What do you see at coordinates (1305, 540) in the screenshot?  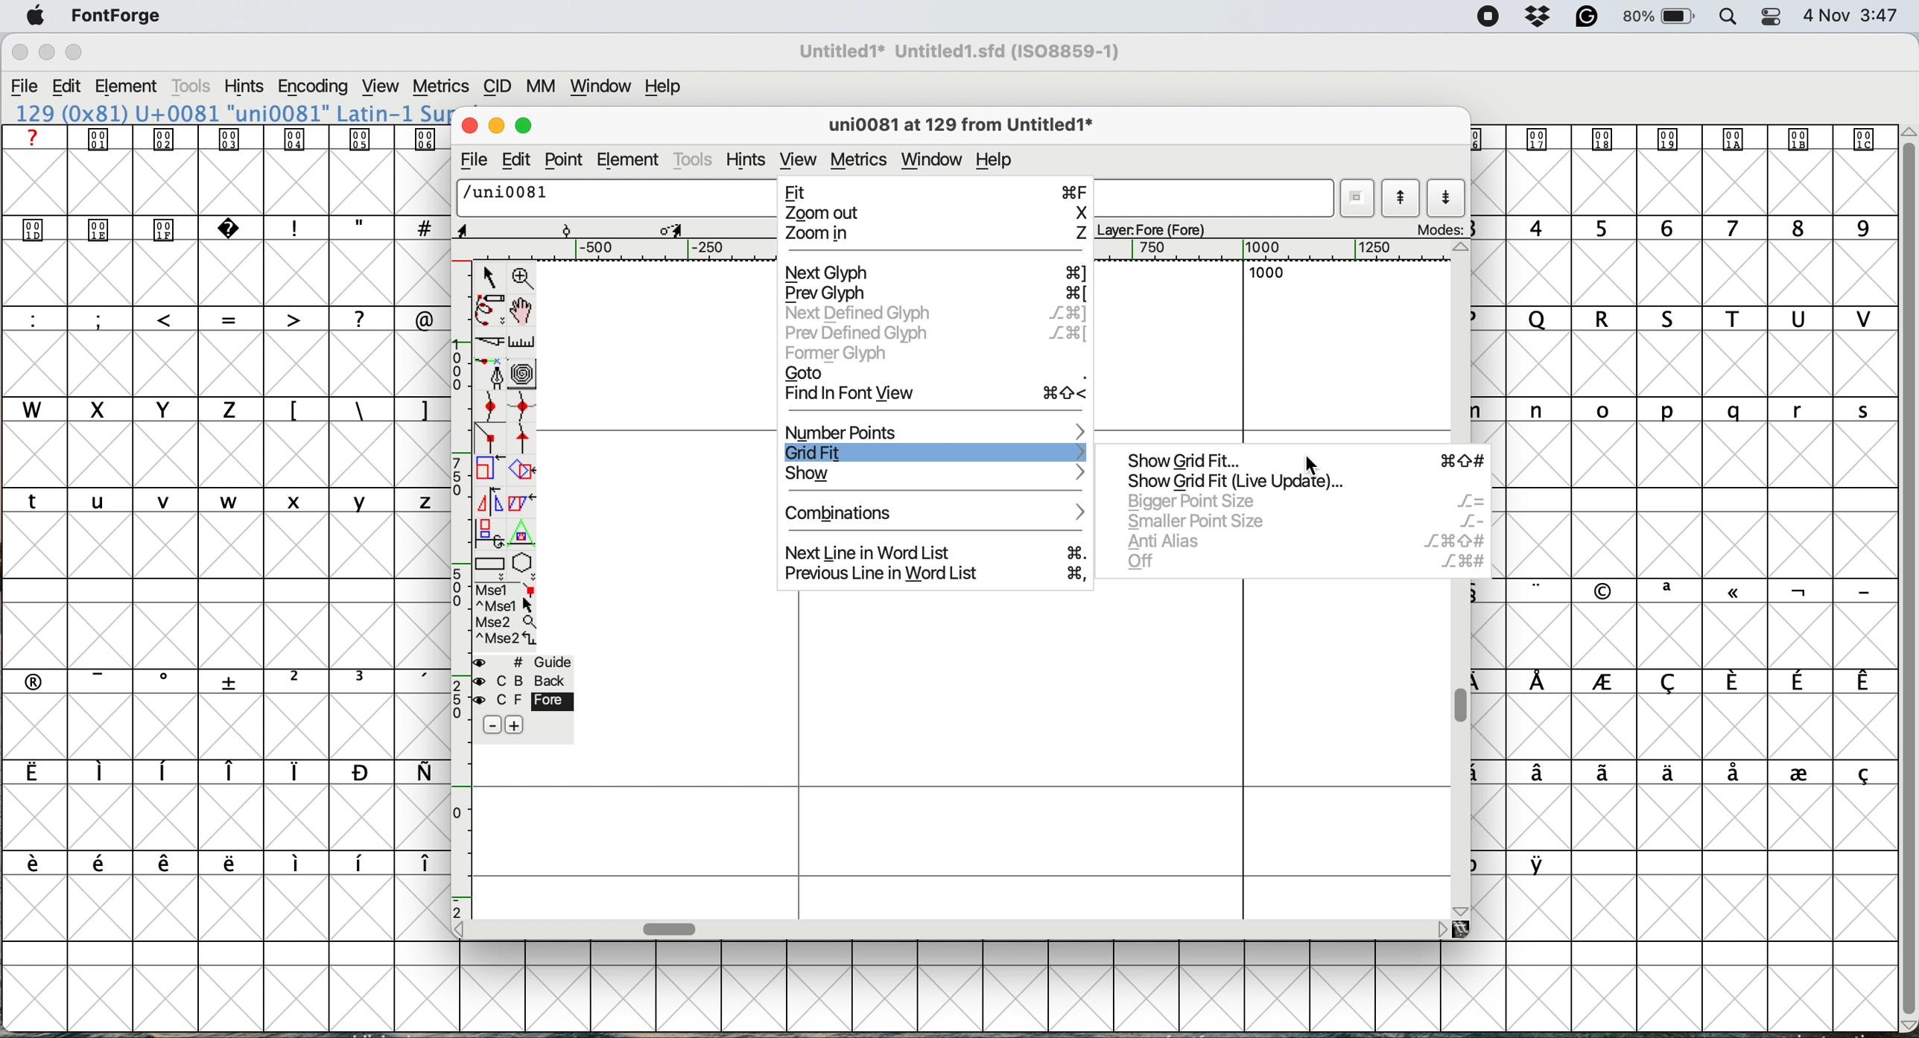 I see `anti alias` at bounding box center [1305, 540].